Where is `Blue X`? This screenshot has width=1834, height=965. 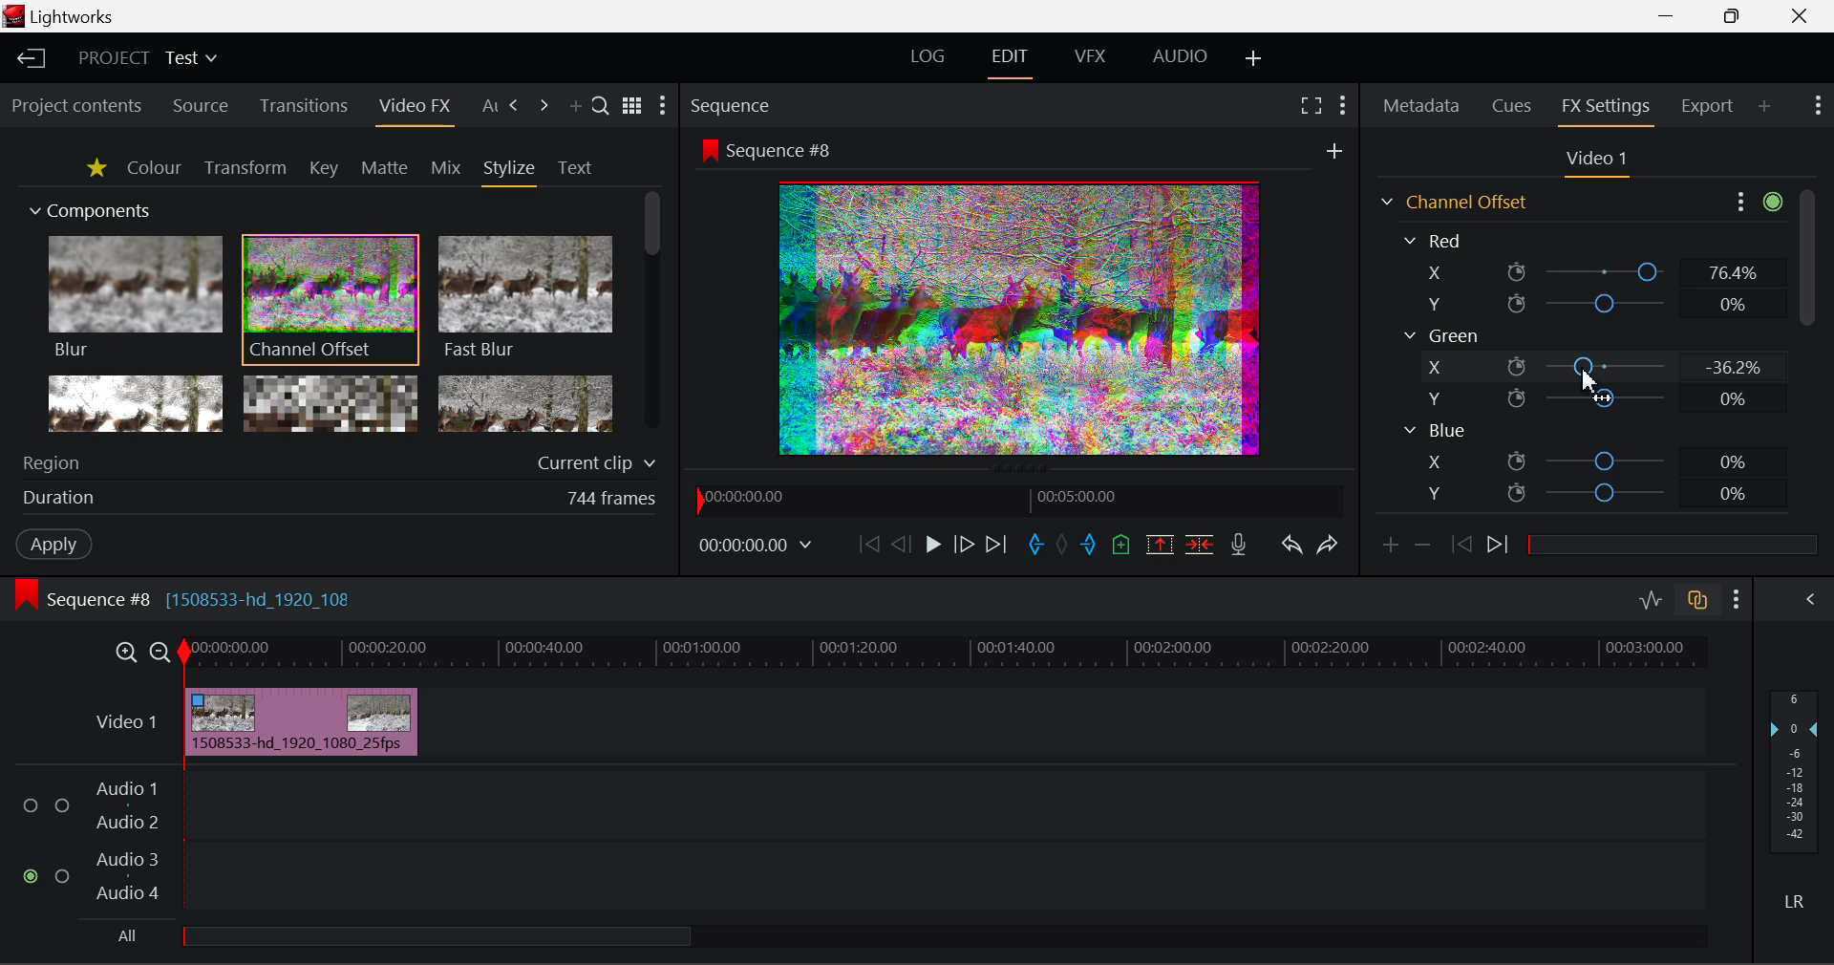
Blue X is located at coordinates (1593, 460).